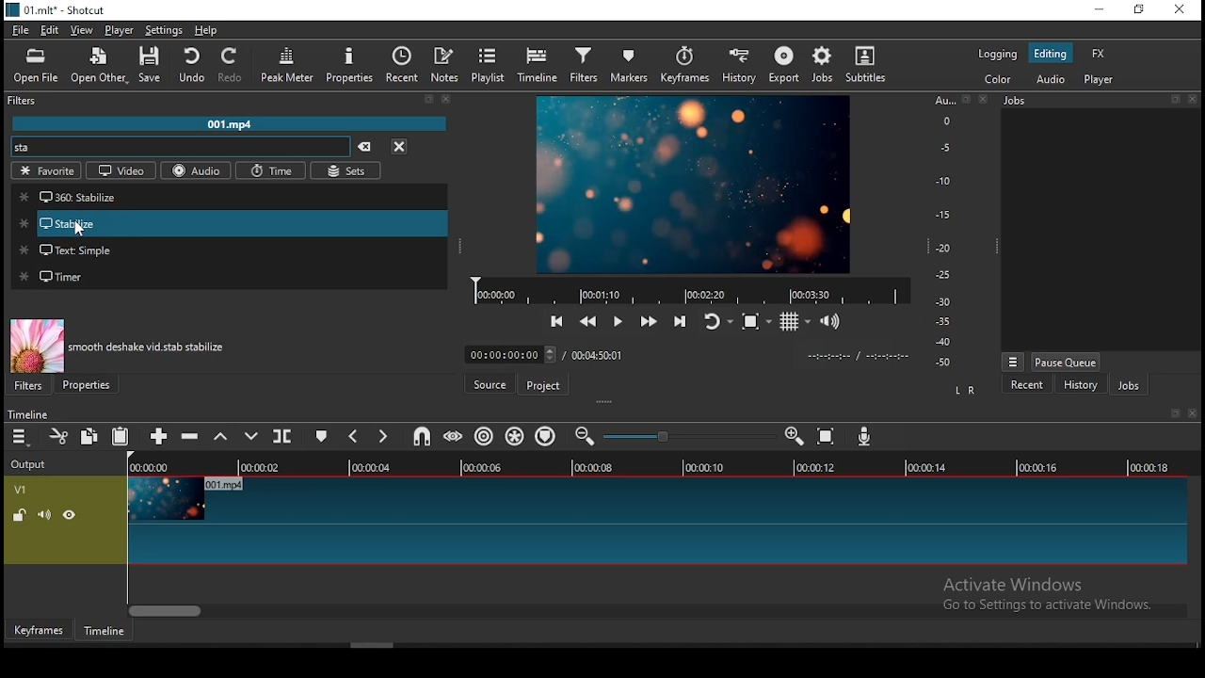 This screenshot has height=678, width=1205. What do you see at coordinates (586, 63) in the screenshot?
I see `filters` at bounding box center [586, 63].